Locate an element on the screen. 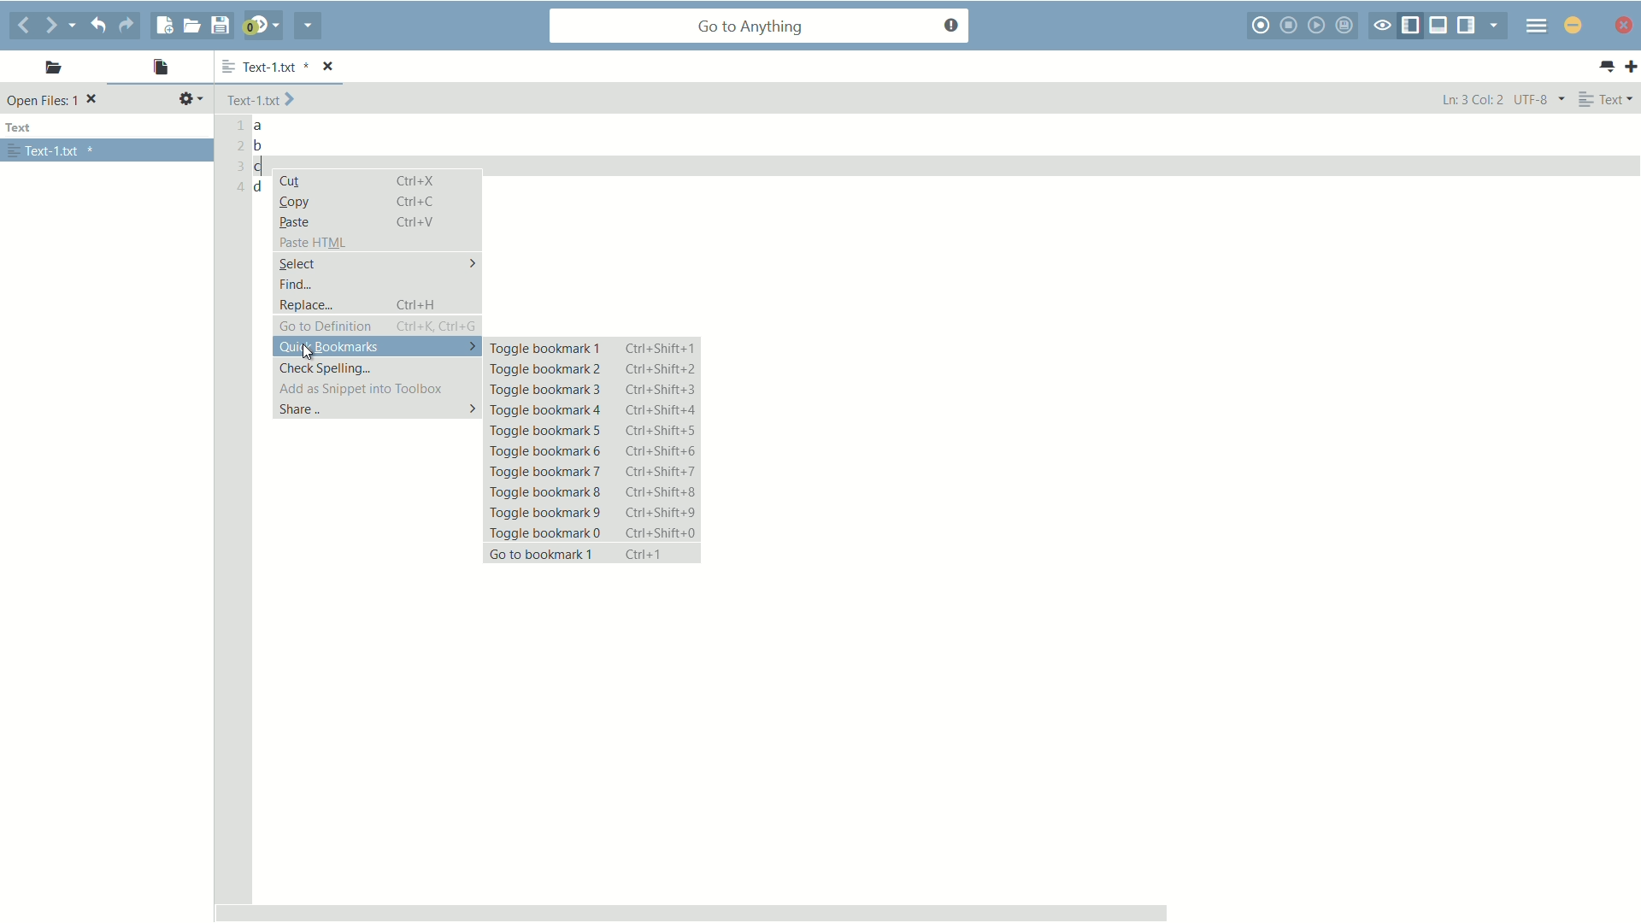 This screenshot has height=923, width=1641. quick bookmarks is located at coordinates (376, 347).